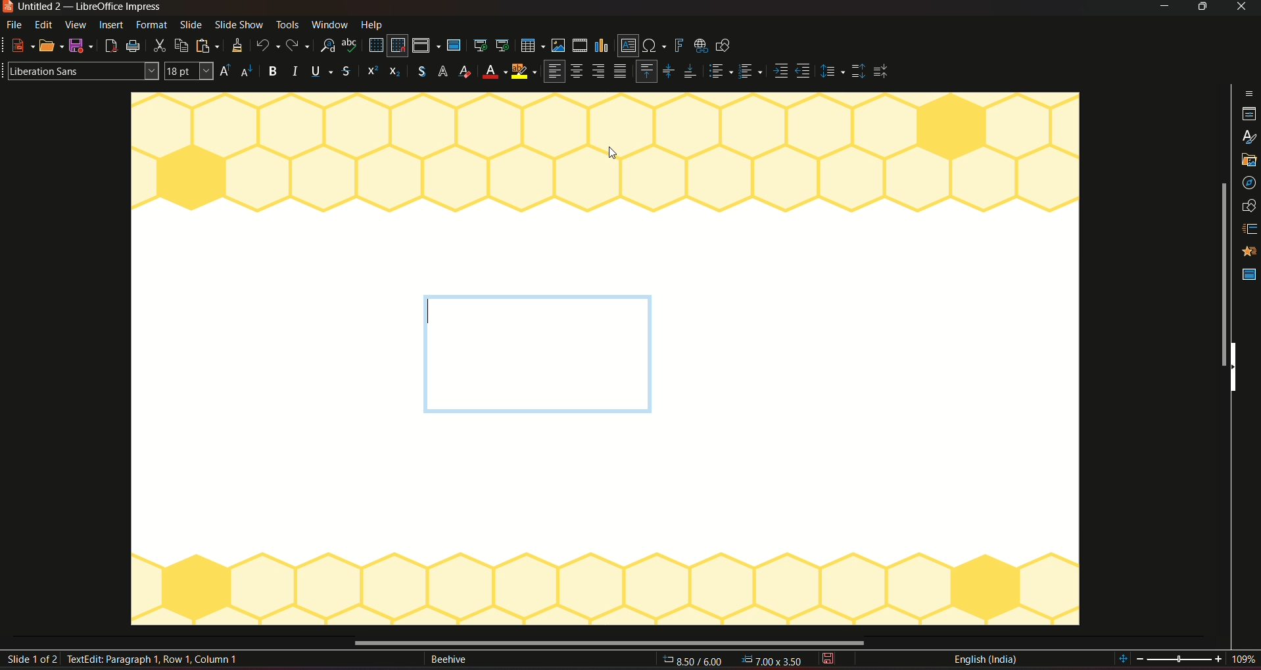 This screenshot has width=1261, height=670. What do you see at coordinates (83, 8) in the screenshot?
I see `Untitled 2 — LibreOffice Impress` at bounding box center [83, 8].